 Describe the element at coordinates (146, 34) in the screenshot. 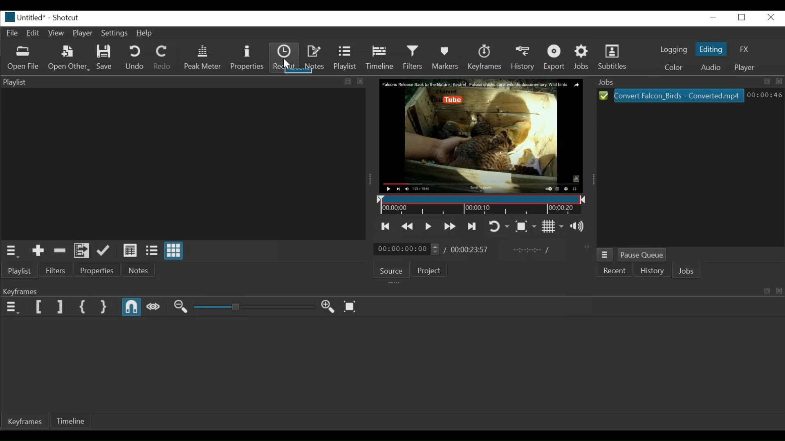

I see `Help` at that location.